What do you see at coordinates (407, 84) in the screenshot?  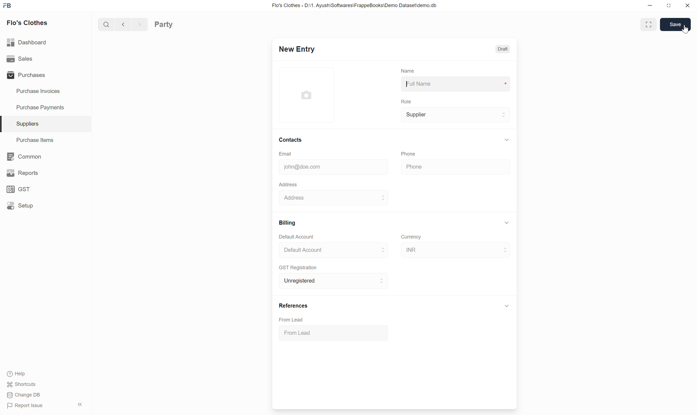 I see `Typing cursor` at bounding box center [407, 84].